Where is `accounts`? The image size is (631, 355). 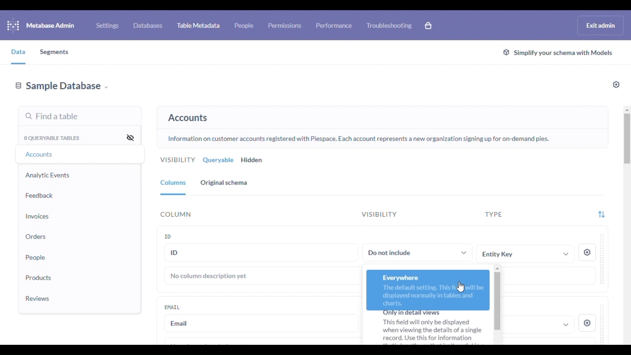
accounts is located at coordinates (41, 154).